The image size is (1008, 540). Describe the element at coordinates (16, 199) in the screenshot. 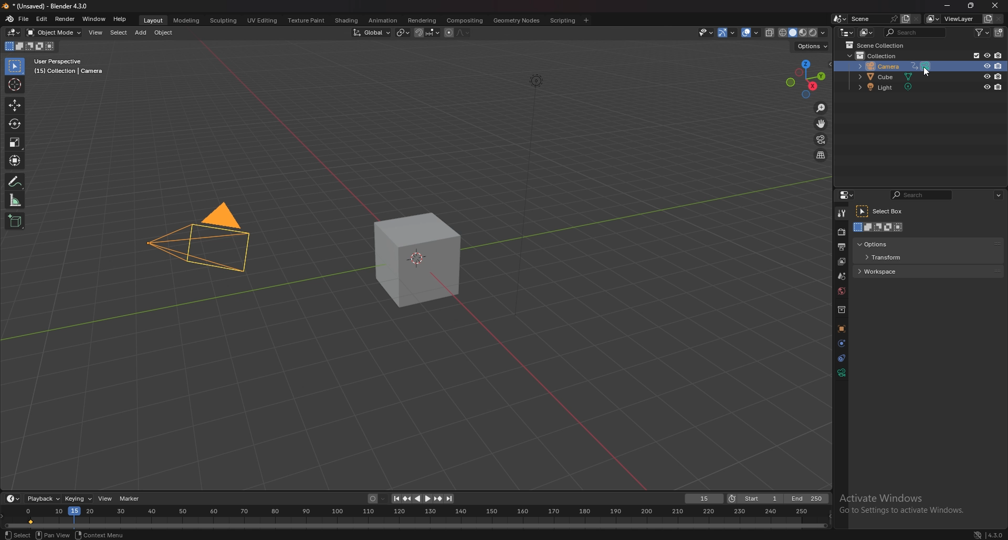

I see `measure` at that location.